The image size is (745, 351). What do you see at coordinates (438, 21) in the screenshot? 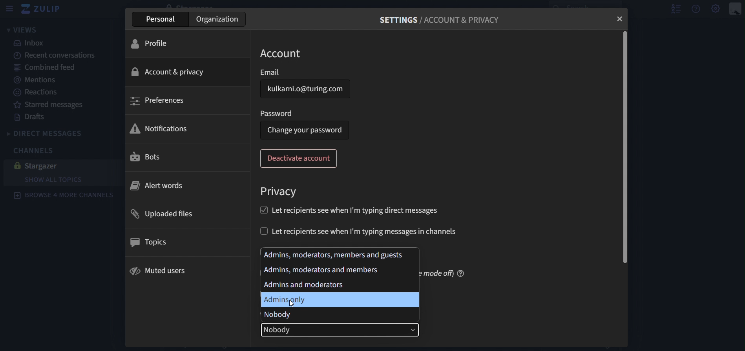
I see `settings/account and privacy` at bounding box center [438, 21].